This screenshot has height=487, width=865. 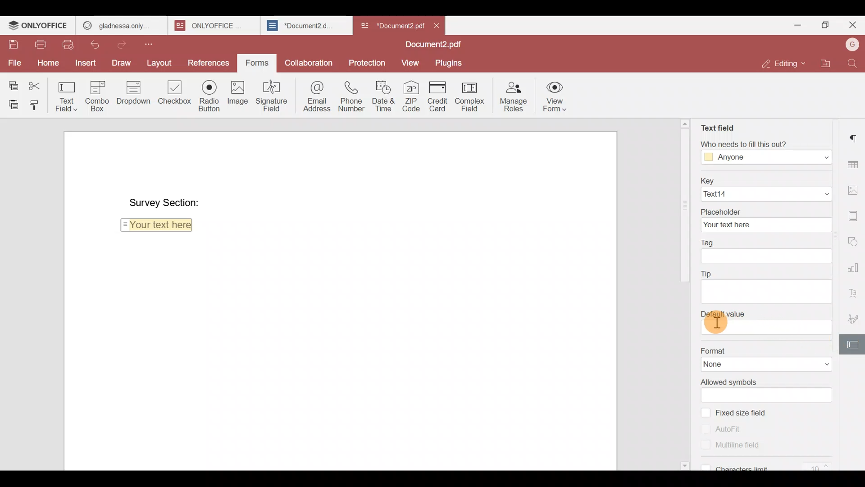 What do you see at coordinates (767, 364) in the screenshot?
I see `None` at bounding box center [767, 364].